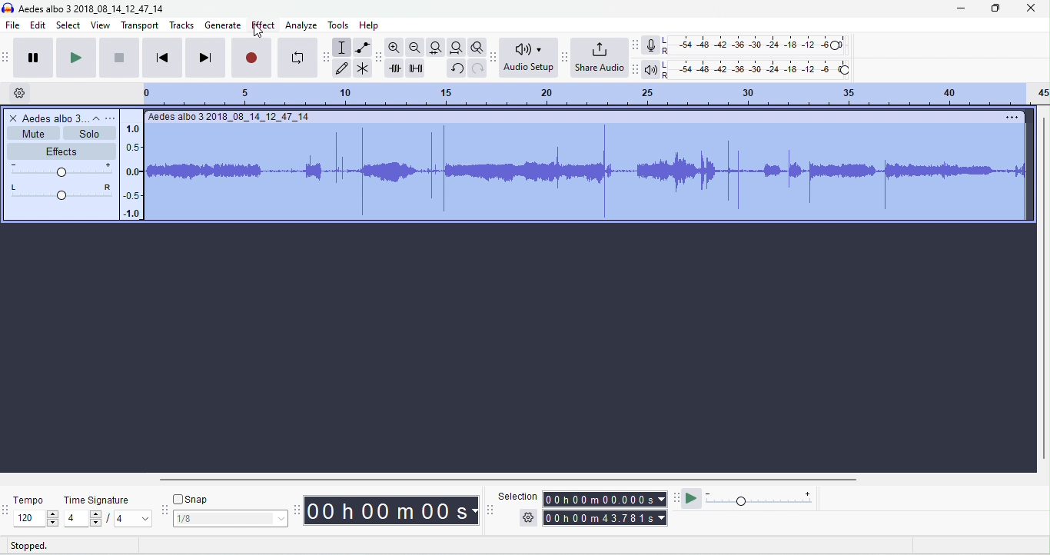 The image size is (1050, 555). Describe the element at coordinates (230, 517) in the screenshot. I see `select snapping` at that location.